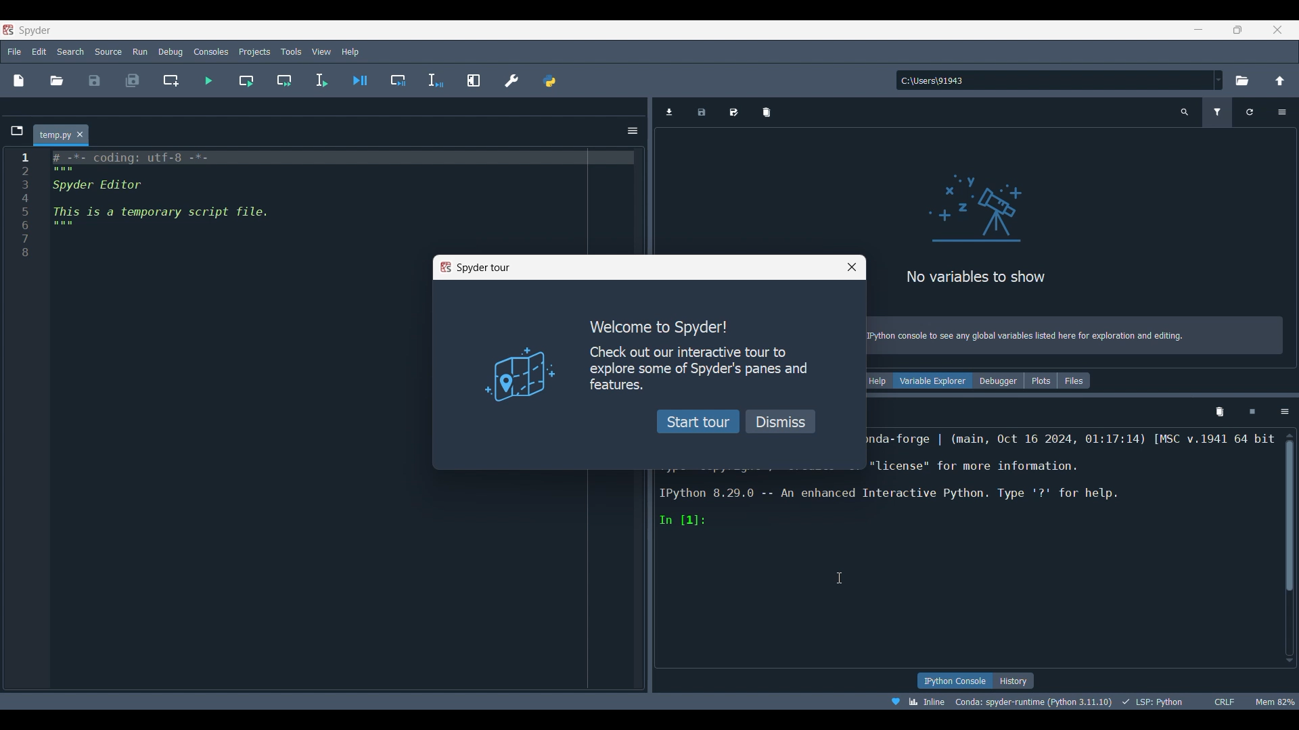 This screenshot has width=1299, height=730. What do you see at coordinates (1037, 379) in the screenshot?
I see `Plots` at bounding box center [1037, 379].